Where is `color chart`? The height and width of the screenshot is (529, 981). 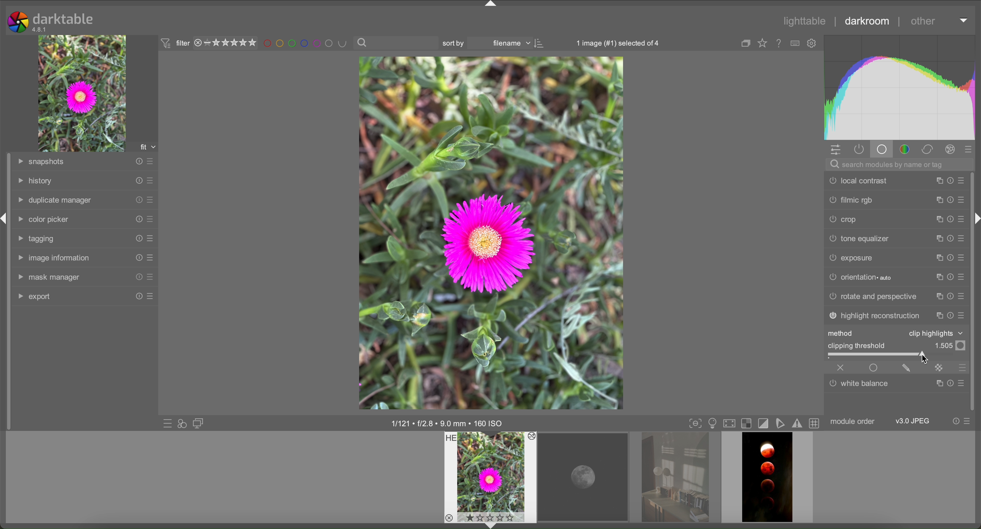 color chart is located at coordinates (901, 86).